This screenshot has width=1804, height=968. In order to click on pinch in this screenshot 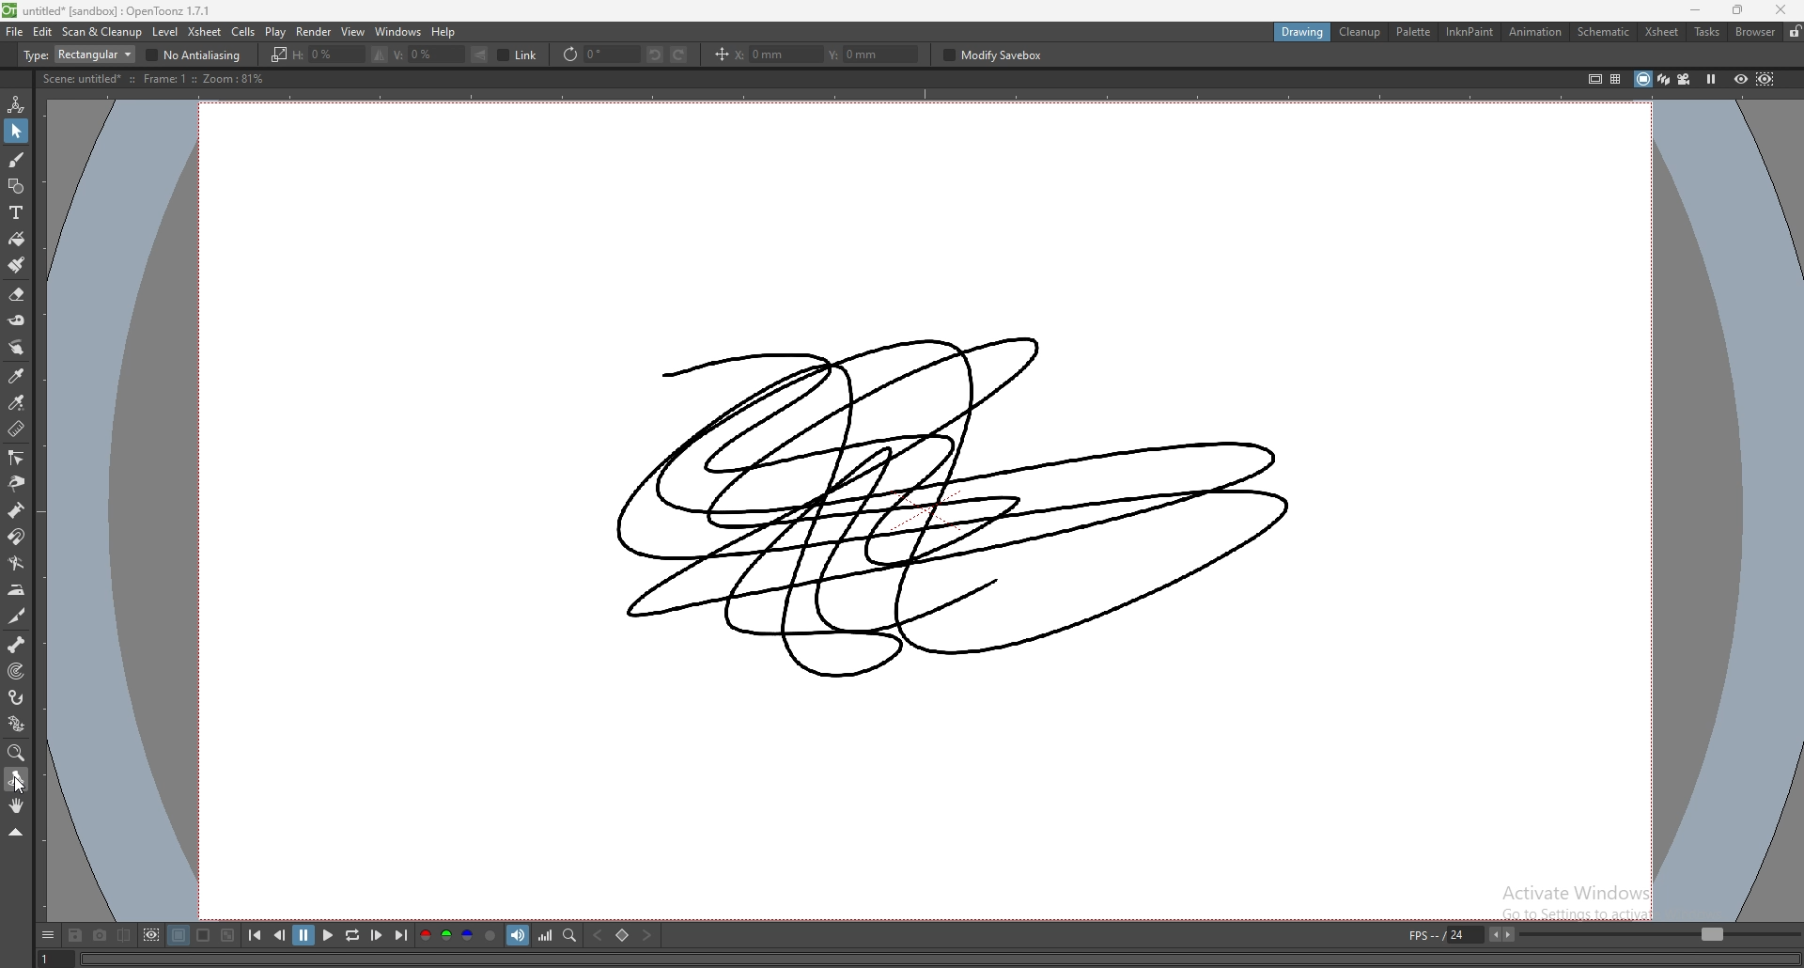, I will do `click(18, 483)`.